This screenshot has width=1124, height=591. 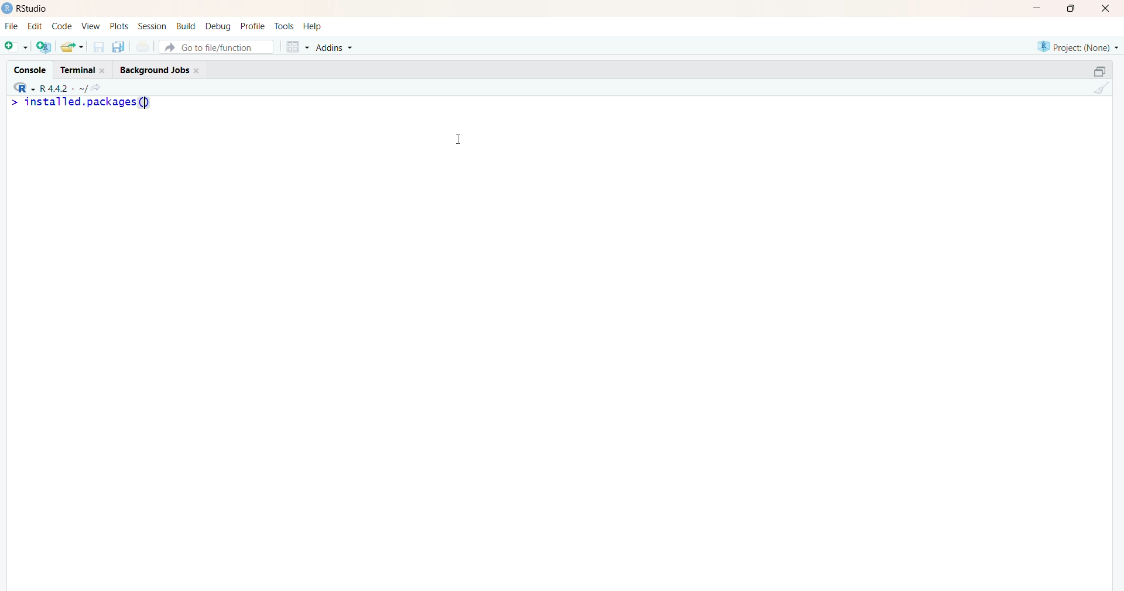 What do you see at coordinates (1034, 8) in the screenshot?
I see `minimize` at bounding box center [1034, 8].